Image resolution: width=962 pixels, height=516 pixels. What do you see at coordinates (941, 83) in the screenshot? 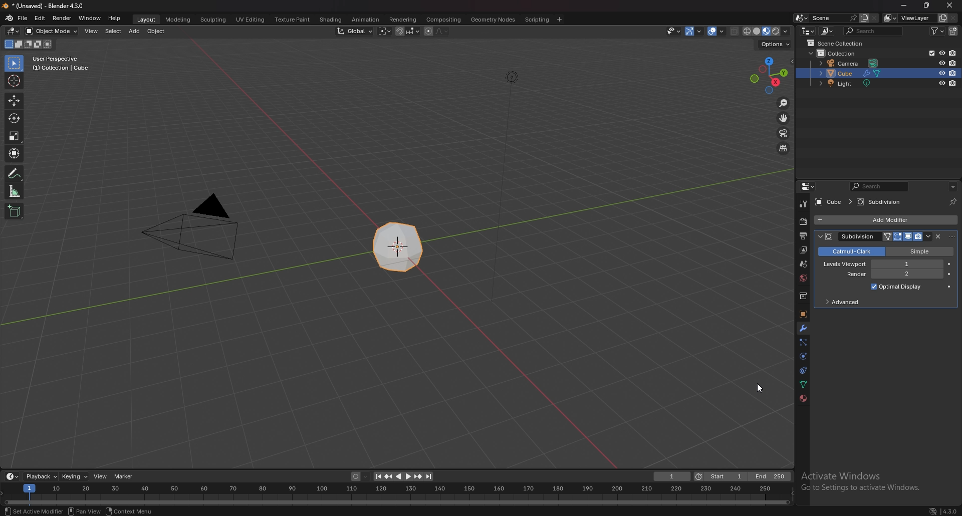
I see `hide in viewport` at bounding box center [941, 83].